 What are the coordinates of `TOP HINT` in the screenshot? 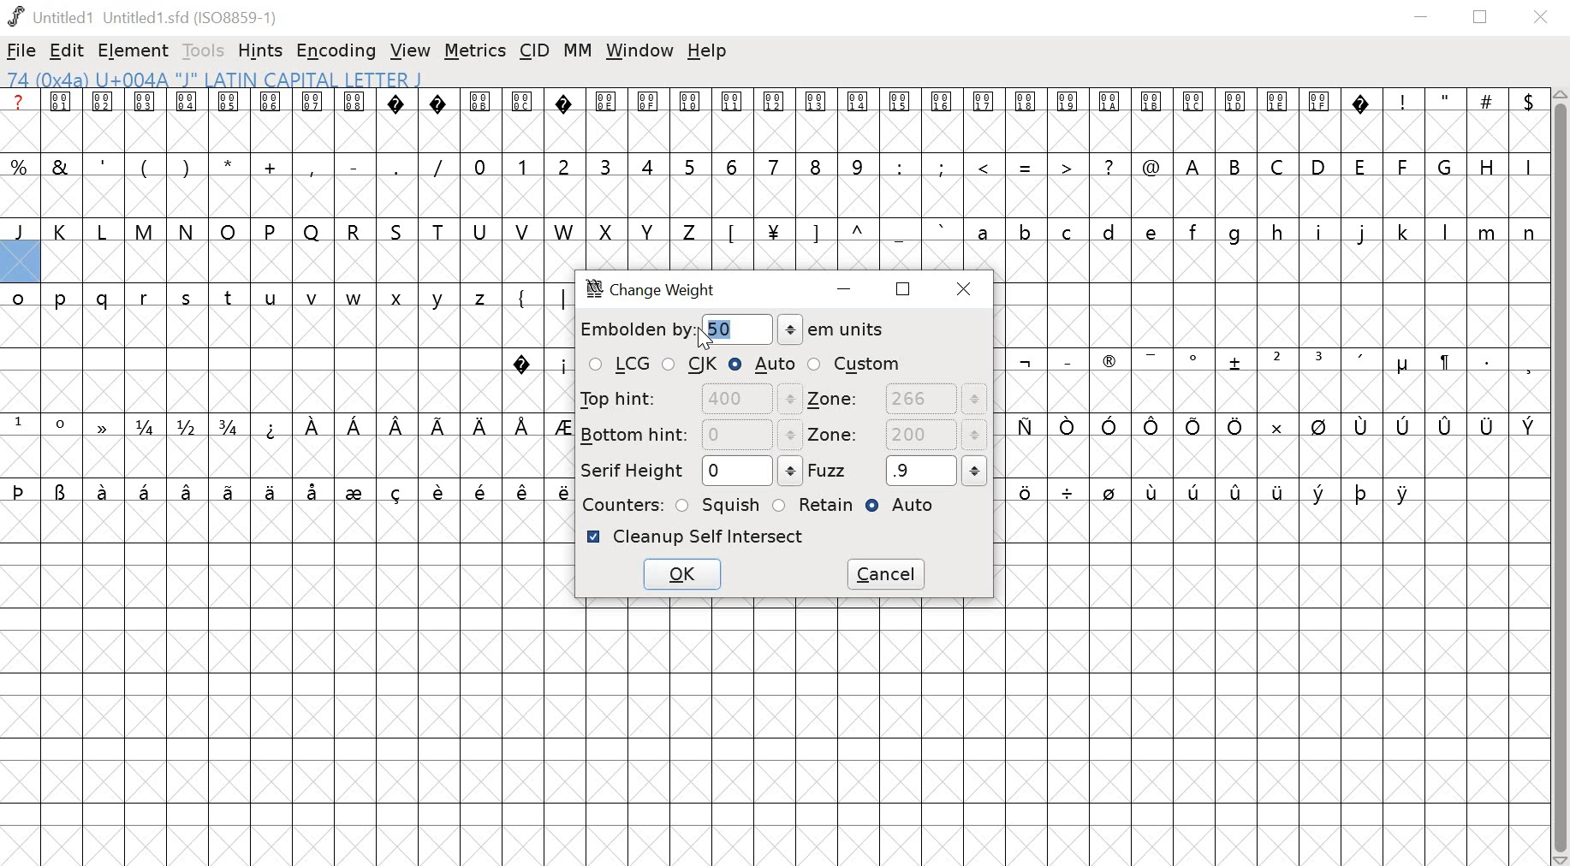 It's located at (687, 399).